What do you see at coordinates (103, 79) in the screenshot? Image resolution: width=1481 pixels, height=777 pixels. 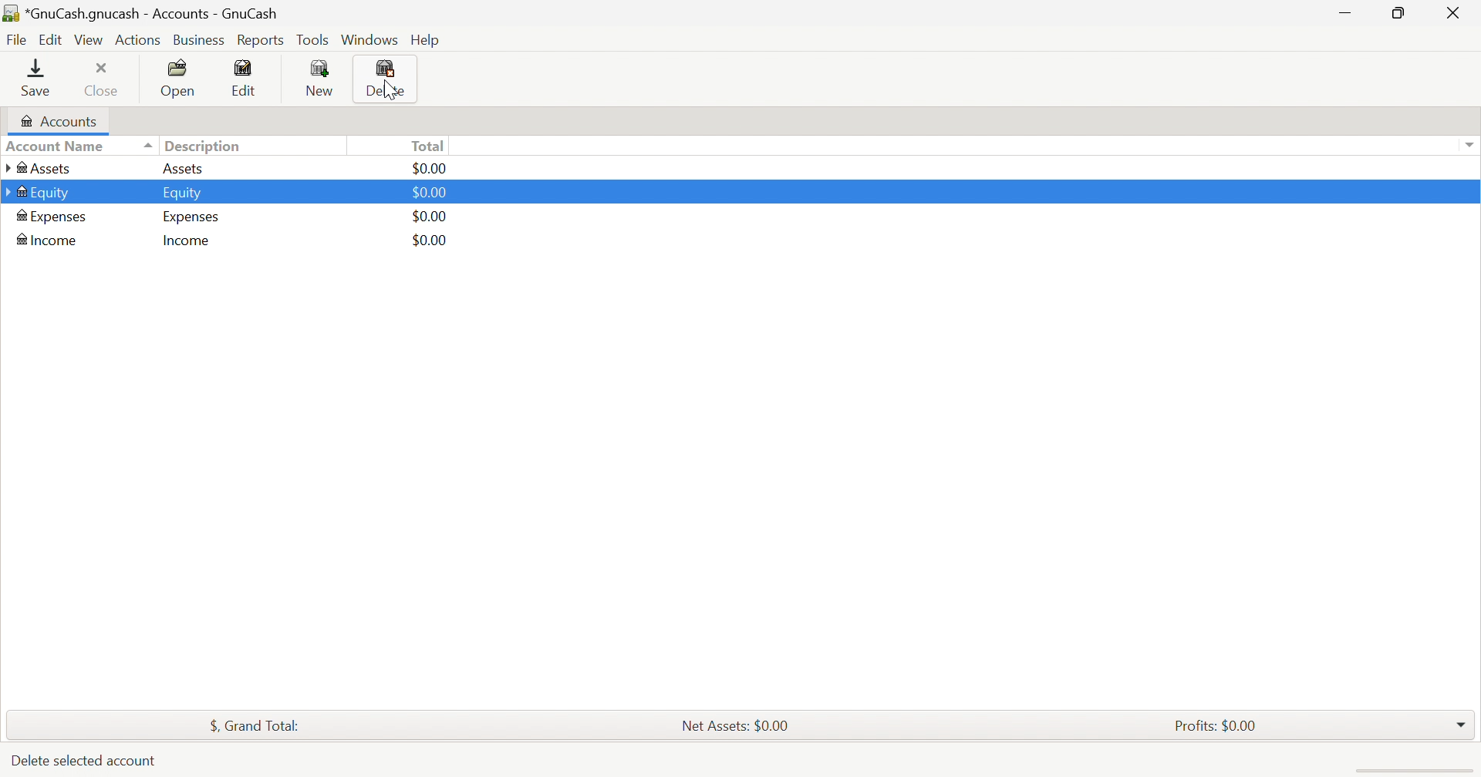 I see `Close` at bounding box center [103, 79].